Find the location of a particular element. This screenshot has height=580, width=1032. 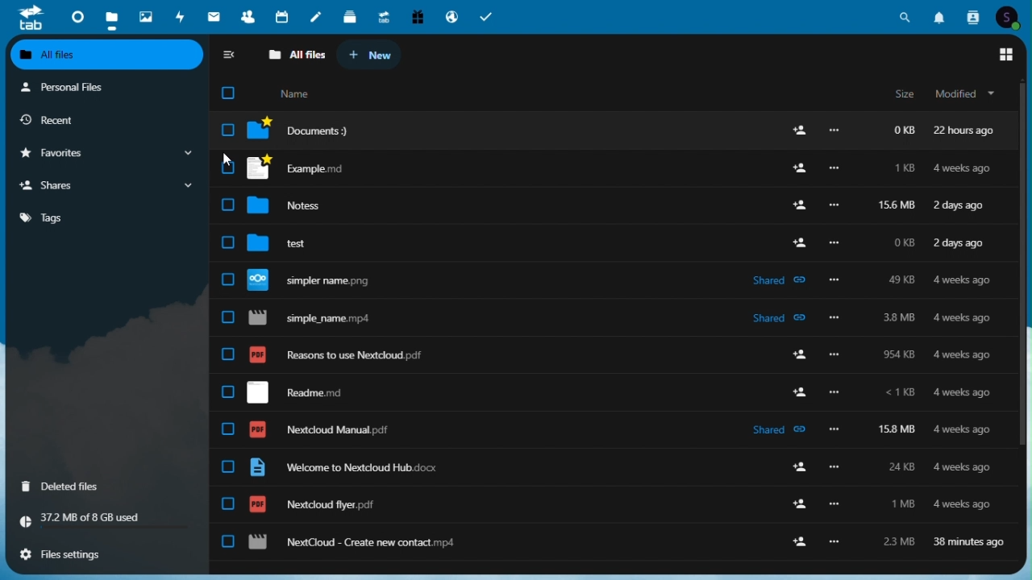

22 hours ago is located at coordinates (970, 130).